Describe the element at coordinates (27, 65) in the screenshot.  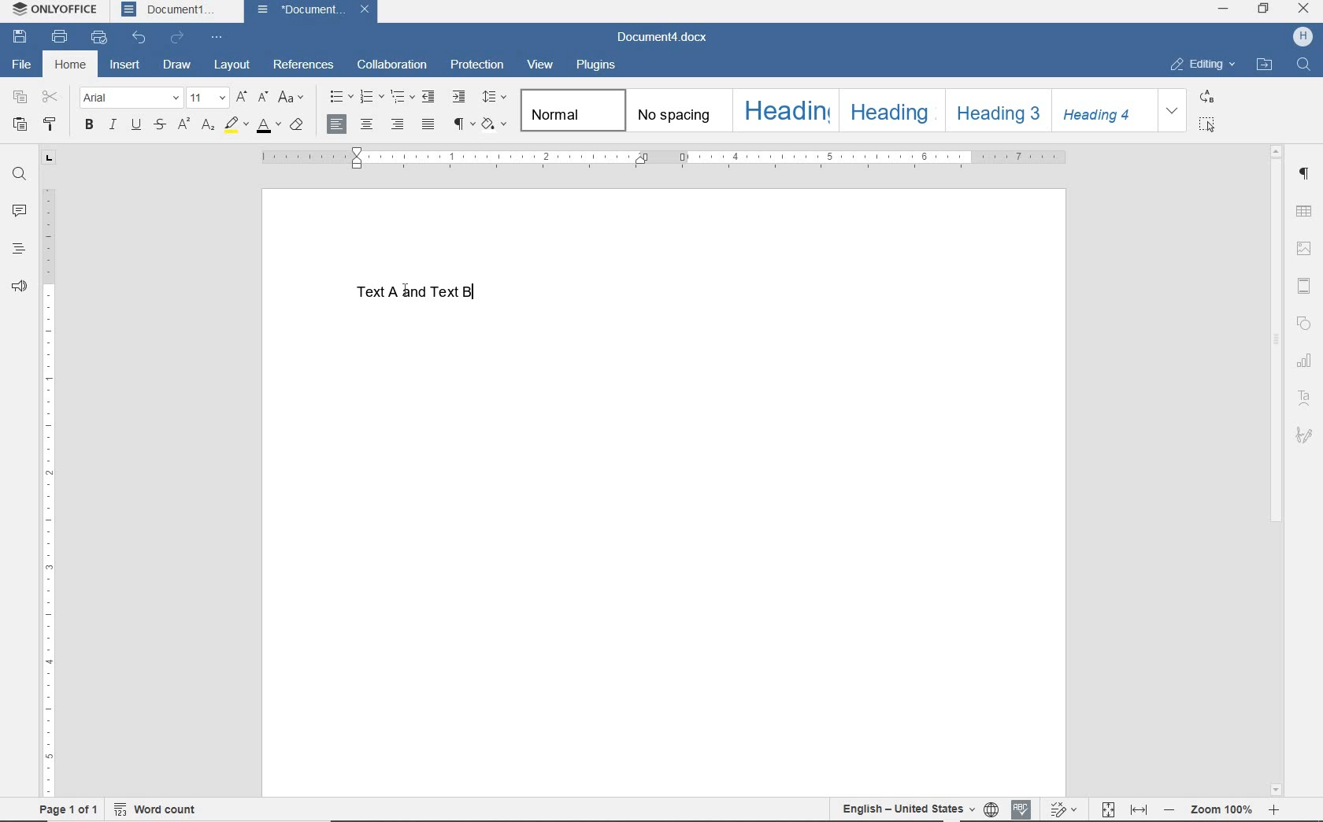
I see `FILE` at that location.